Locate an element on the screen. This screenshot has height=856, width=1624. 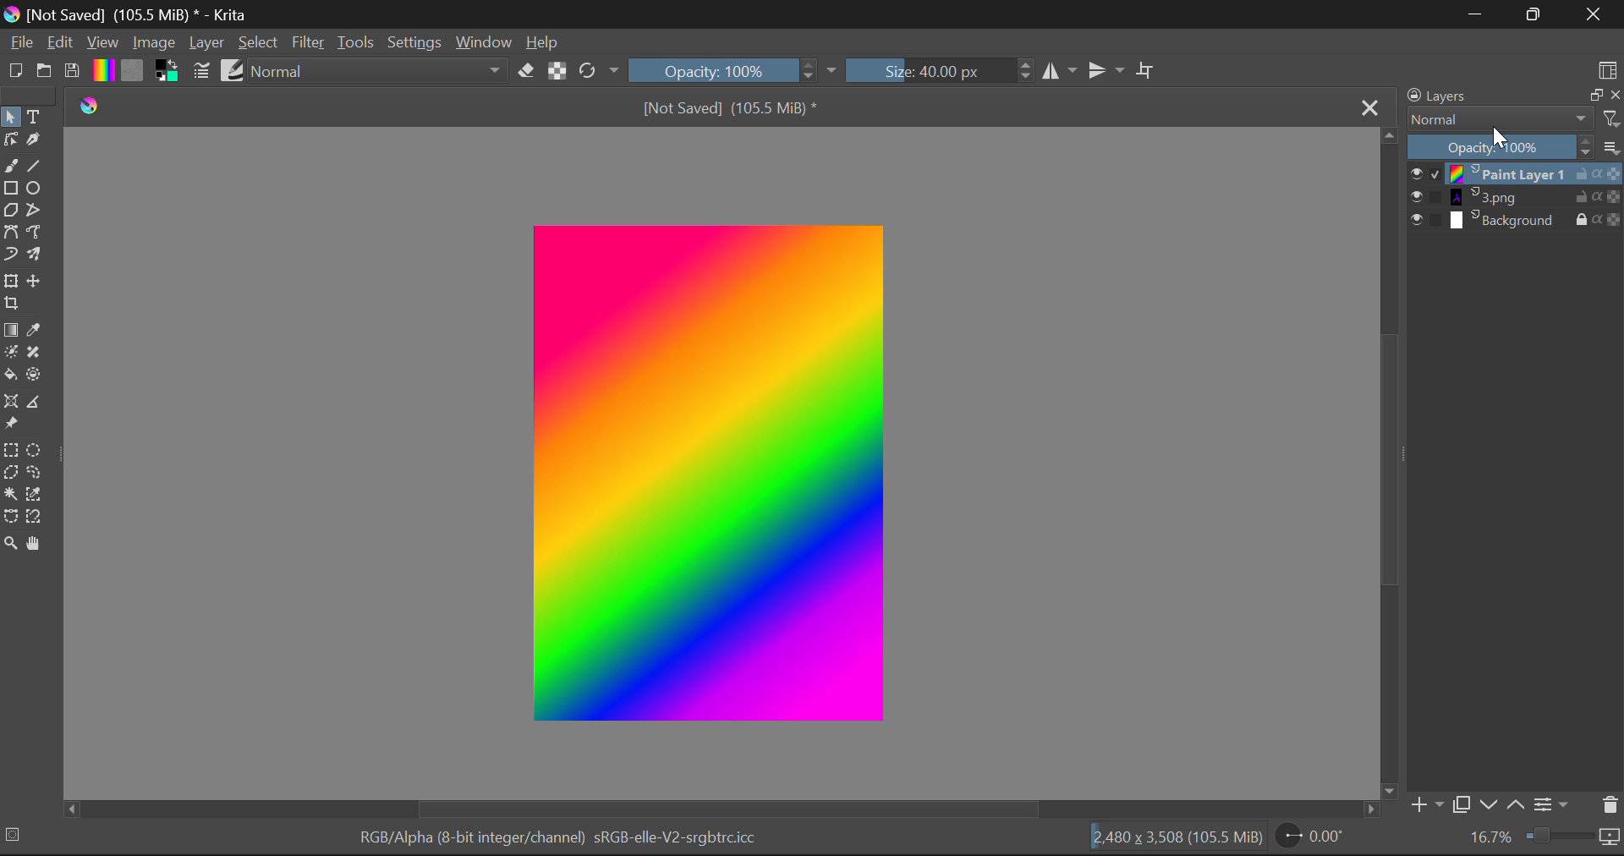
Horizontal Mirror Flip is located at coordinates (1103, 69).